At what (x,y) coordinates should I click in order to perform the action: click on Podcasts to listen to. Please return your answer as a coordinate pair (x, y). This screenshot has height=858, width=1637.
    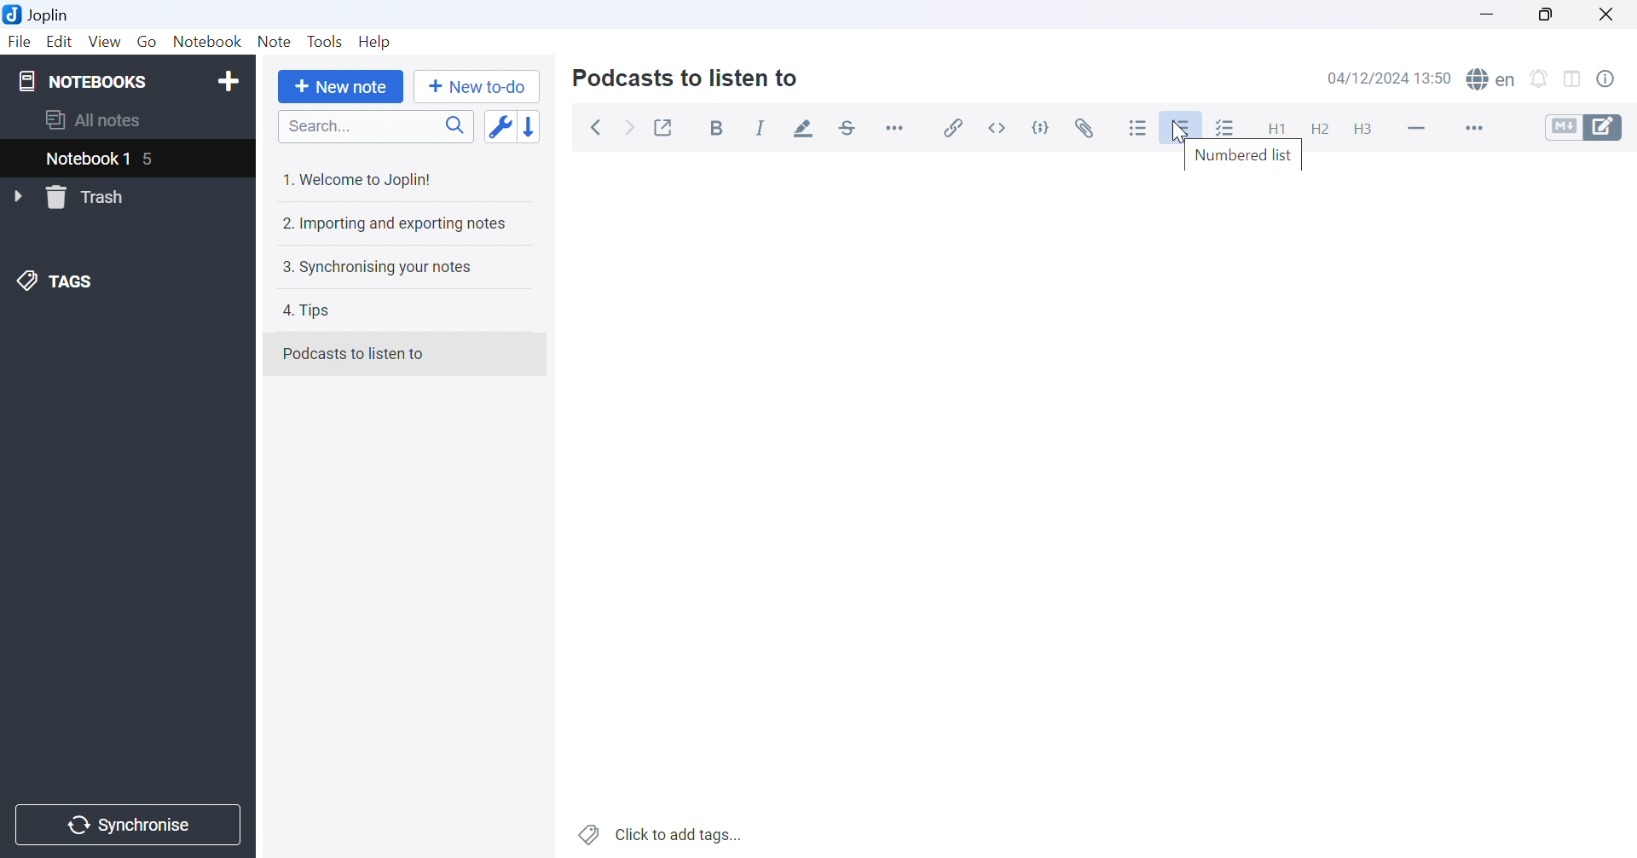
    Looking at the image, I should click on (356, 352).